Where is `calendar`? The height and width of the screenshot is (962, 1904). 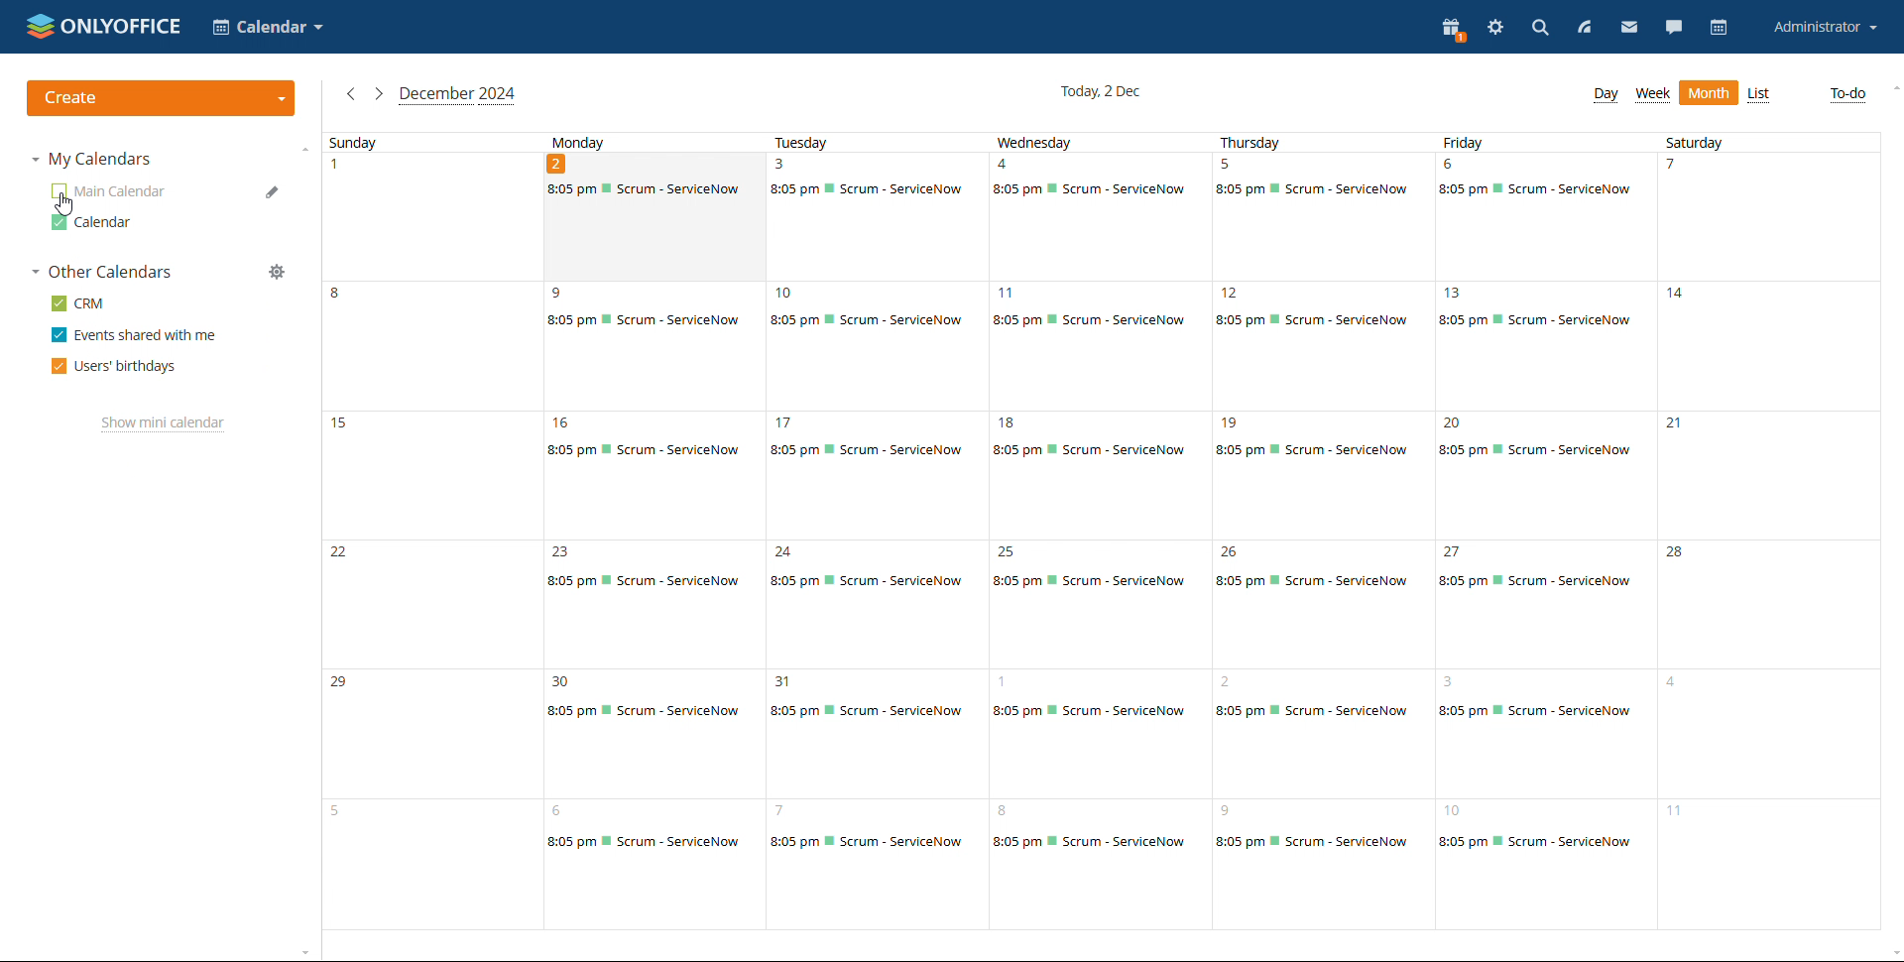
calendar is located at coordinates (1719, 28).